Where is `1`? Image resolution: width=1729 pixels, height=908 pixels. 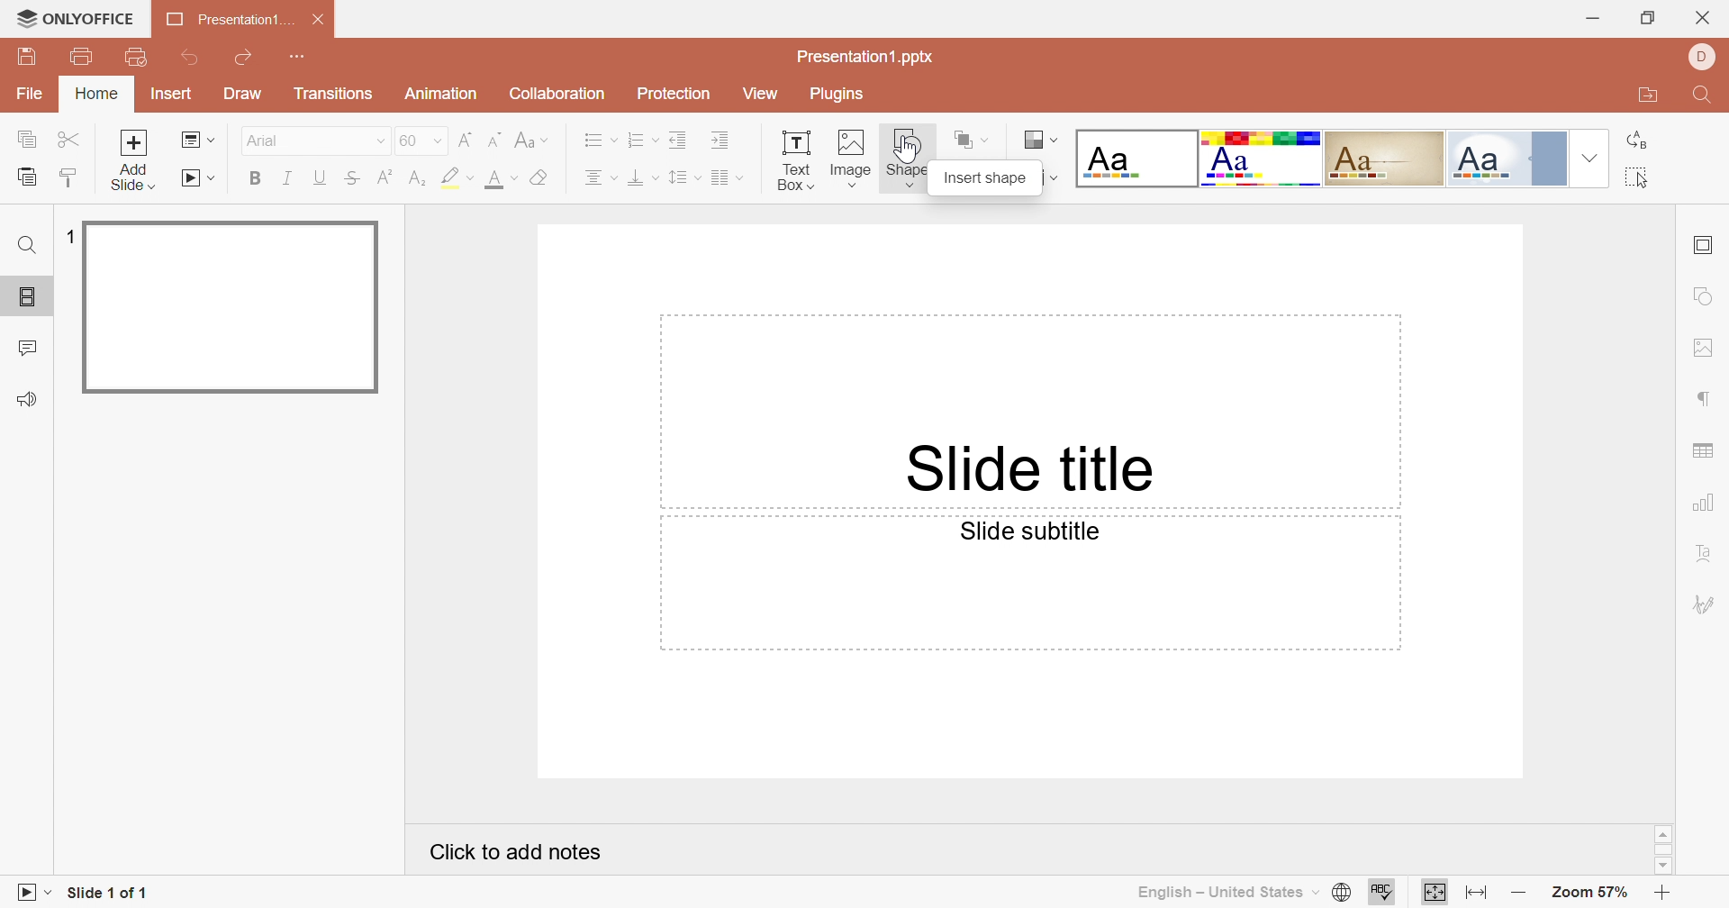 1 is located at coordinates (66, 236).